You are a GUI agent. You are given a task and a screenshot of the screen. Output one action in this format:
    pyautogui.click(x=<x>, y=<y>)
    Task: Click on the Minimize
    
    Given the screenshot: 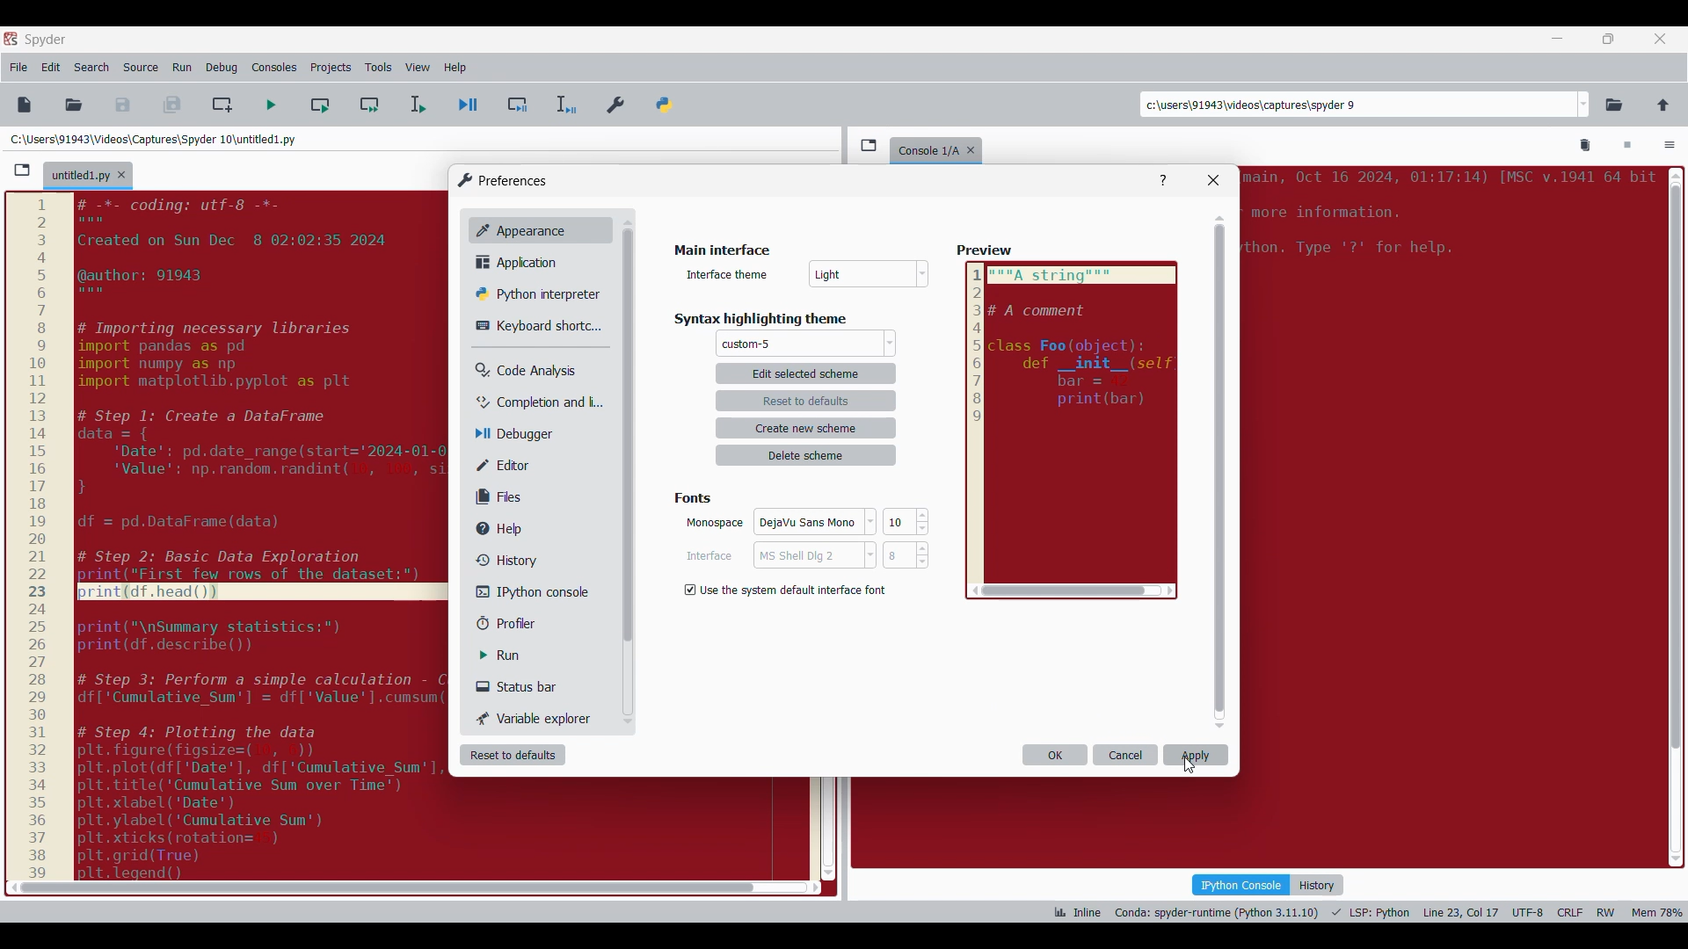 What is the action you would take?
    pyautogui.click(x=1558, y=39)
    